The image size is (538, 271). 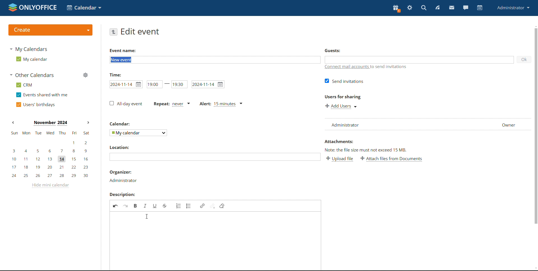 What do you see at coordinates (126, 104) in the screenshot?
I see `all-day event checkbox` at bounding box center [126, 104].